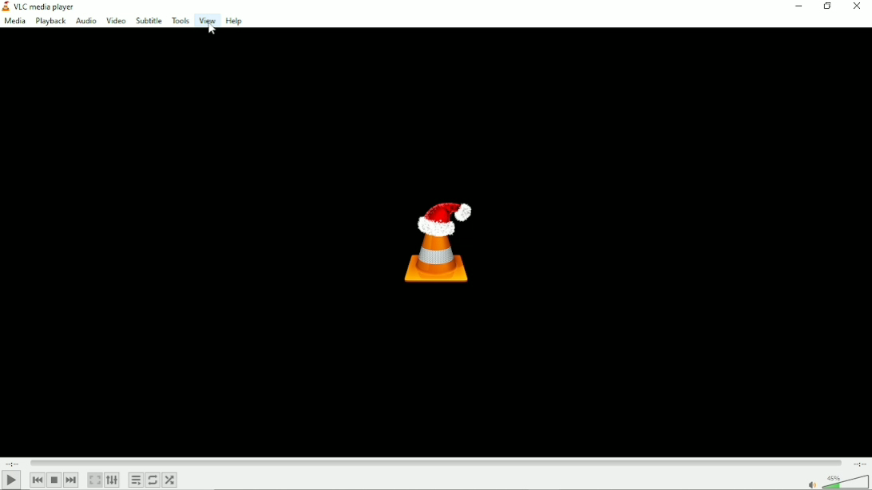 Image resolution: width=872 pixels, height=490 pixels. What do you see at coordinates (206, 22) in the screenshot?
I see `View` at bounding box center [206, 22].